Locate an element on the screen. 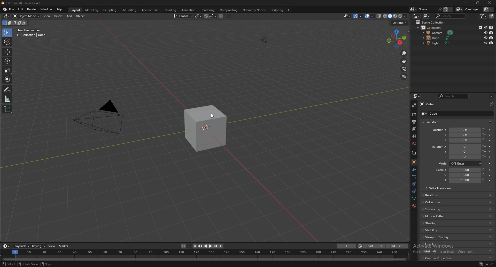 The height and width of the screenshot is (267, 496). tool is located at coordinates (414, 105).